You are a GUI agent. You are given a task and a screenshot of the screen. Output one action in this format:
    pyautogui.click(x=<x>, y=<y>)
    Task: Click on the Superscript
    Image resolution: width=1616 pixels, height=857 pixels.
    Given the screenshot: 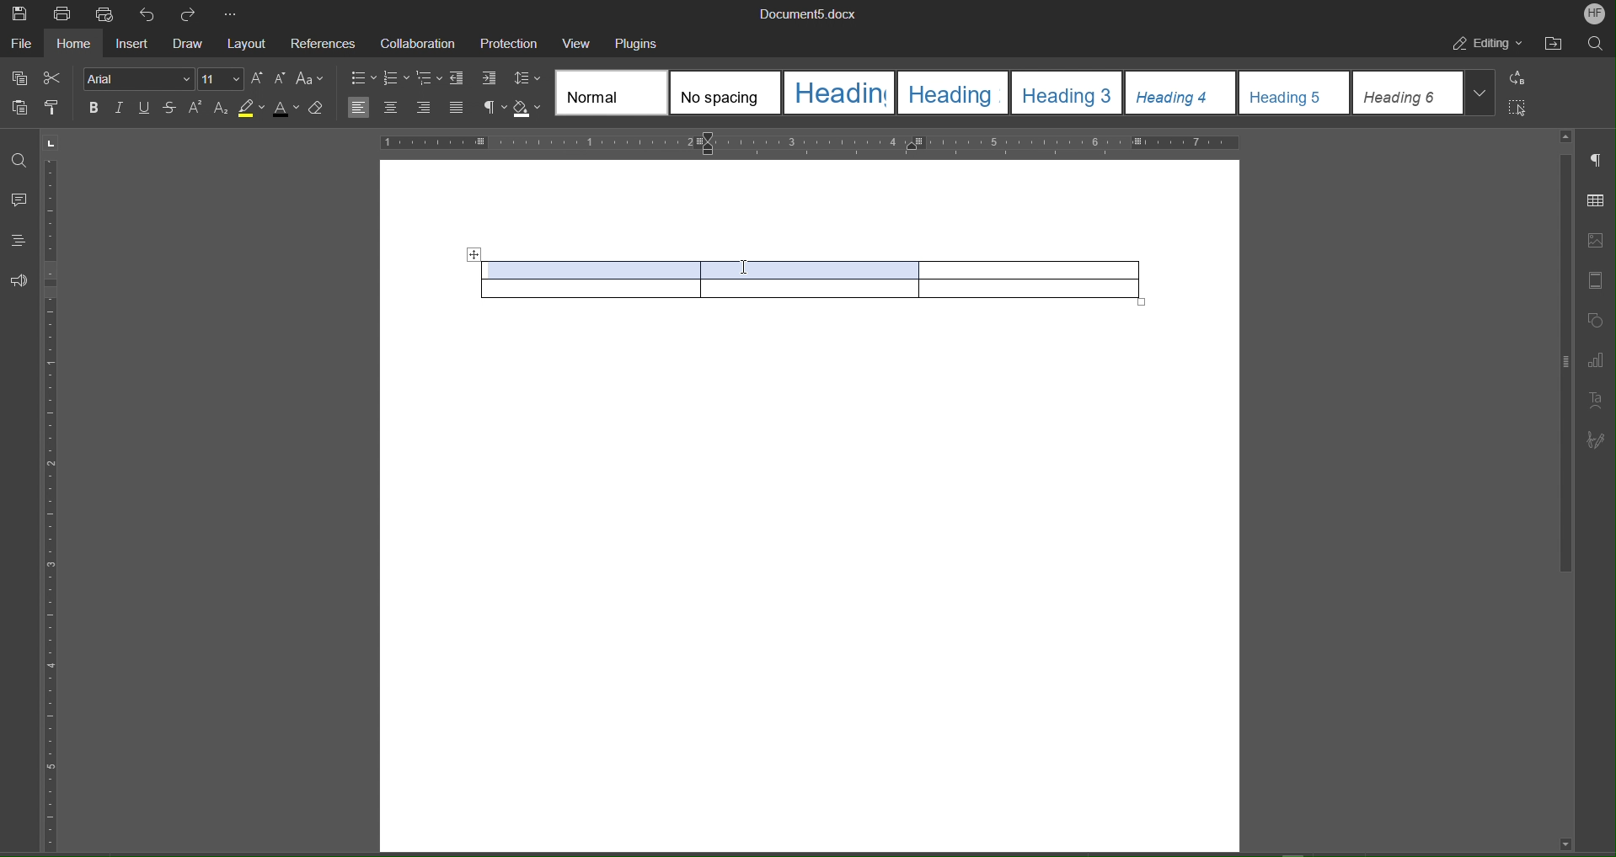 What is the action you would take?
    pyautogui.click(x=196, y=109)
    